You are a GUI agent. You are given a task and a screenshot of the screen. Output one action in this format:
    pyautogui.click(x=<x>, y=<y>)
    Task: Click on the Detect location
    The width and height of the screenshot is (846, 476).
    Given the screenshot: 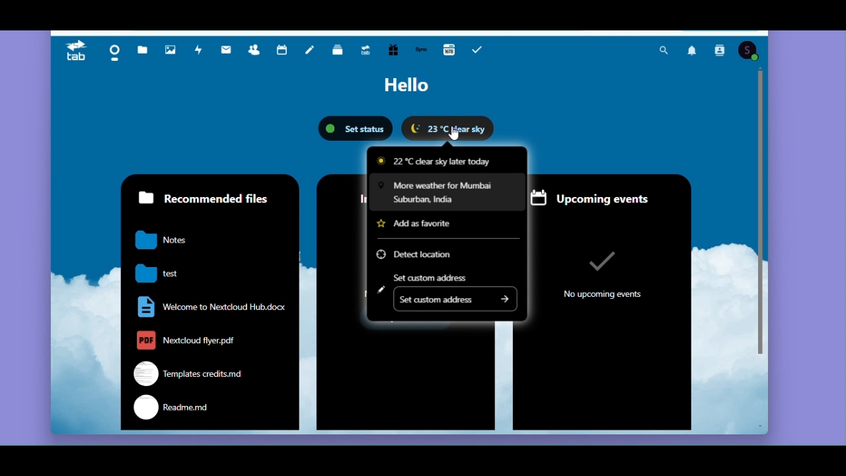 What is the action you would take?
    pyautogui.click(x=431, y=255)
    